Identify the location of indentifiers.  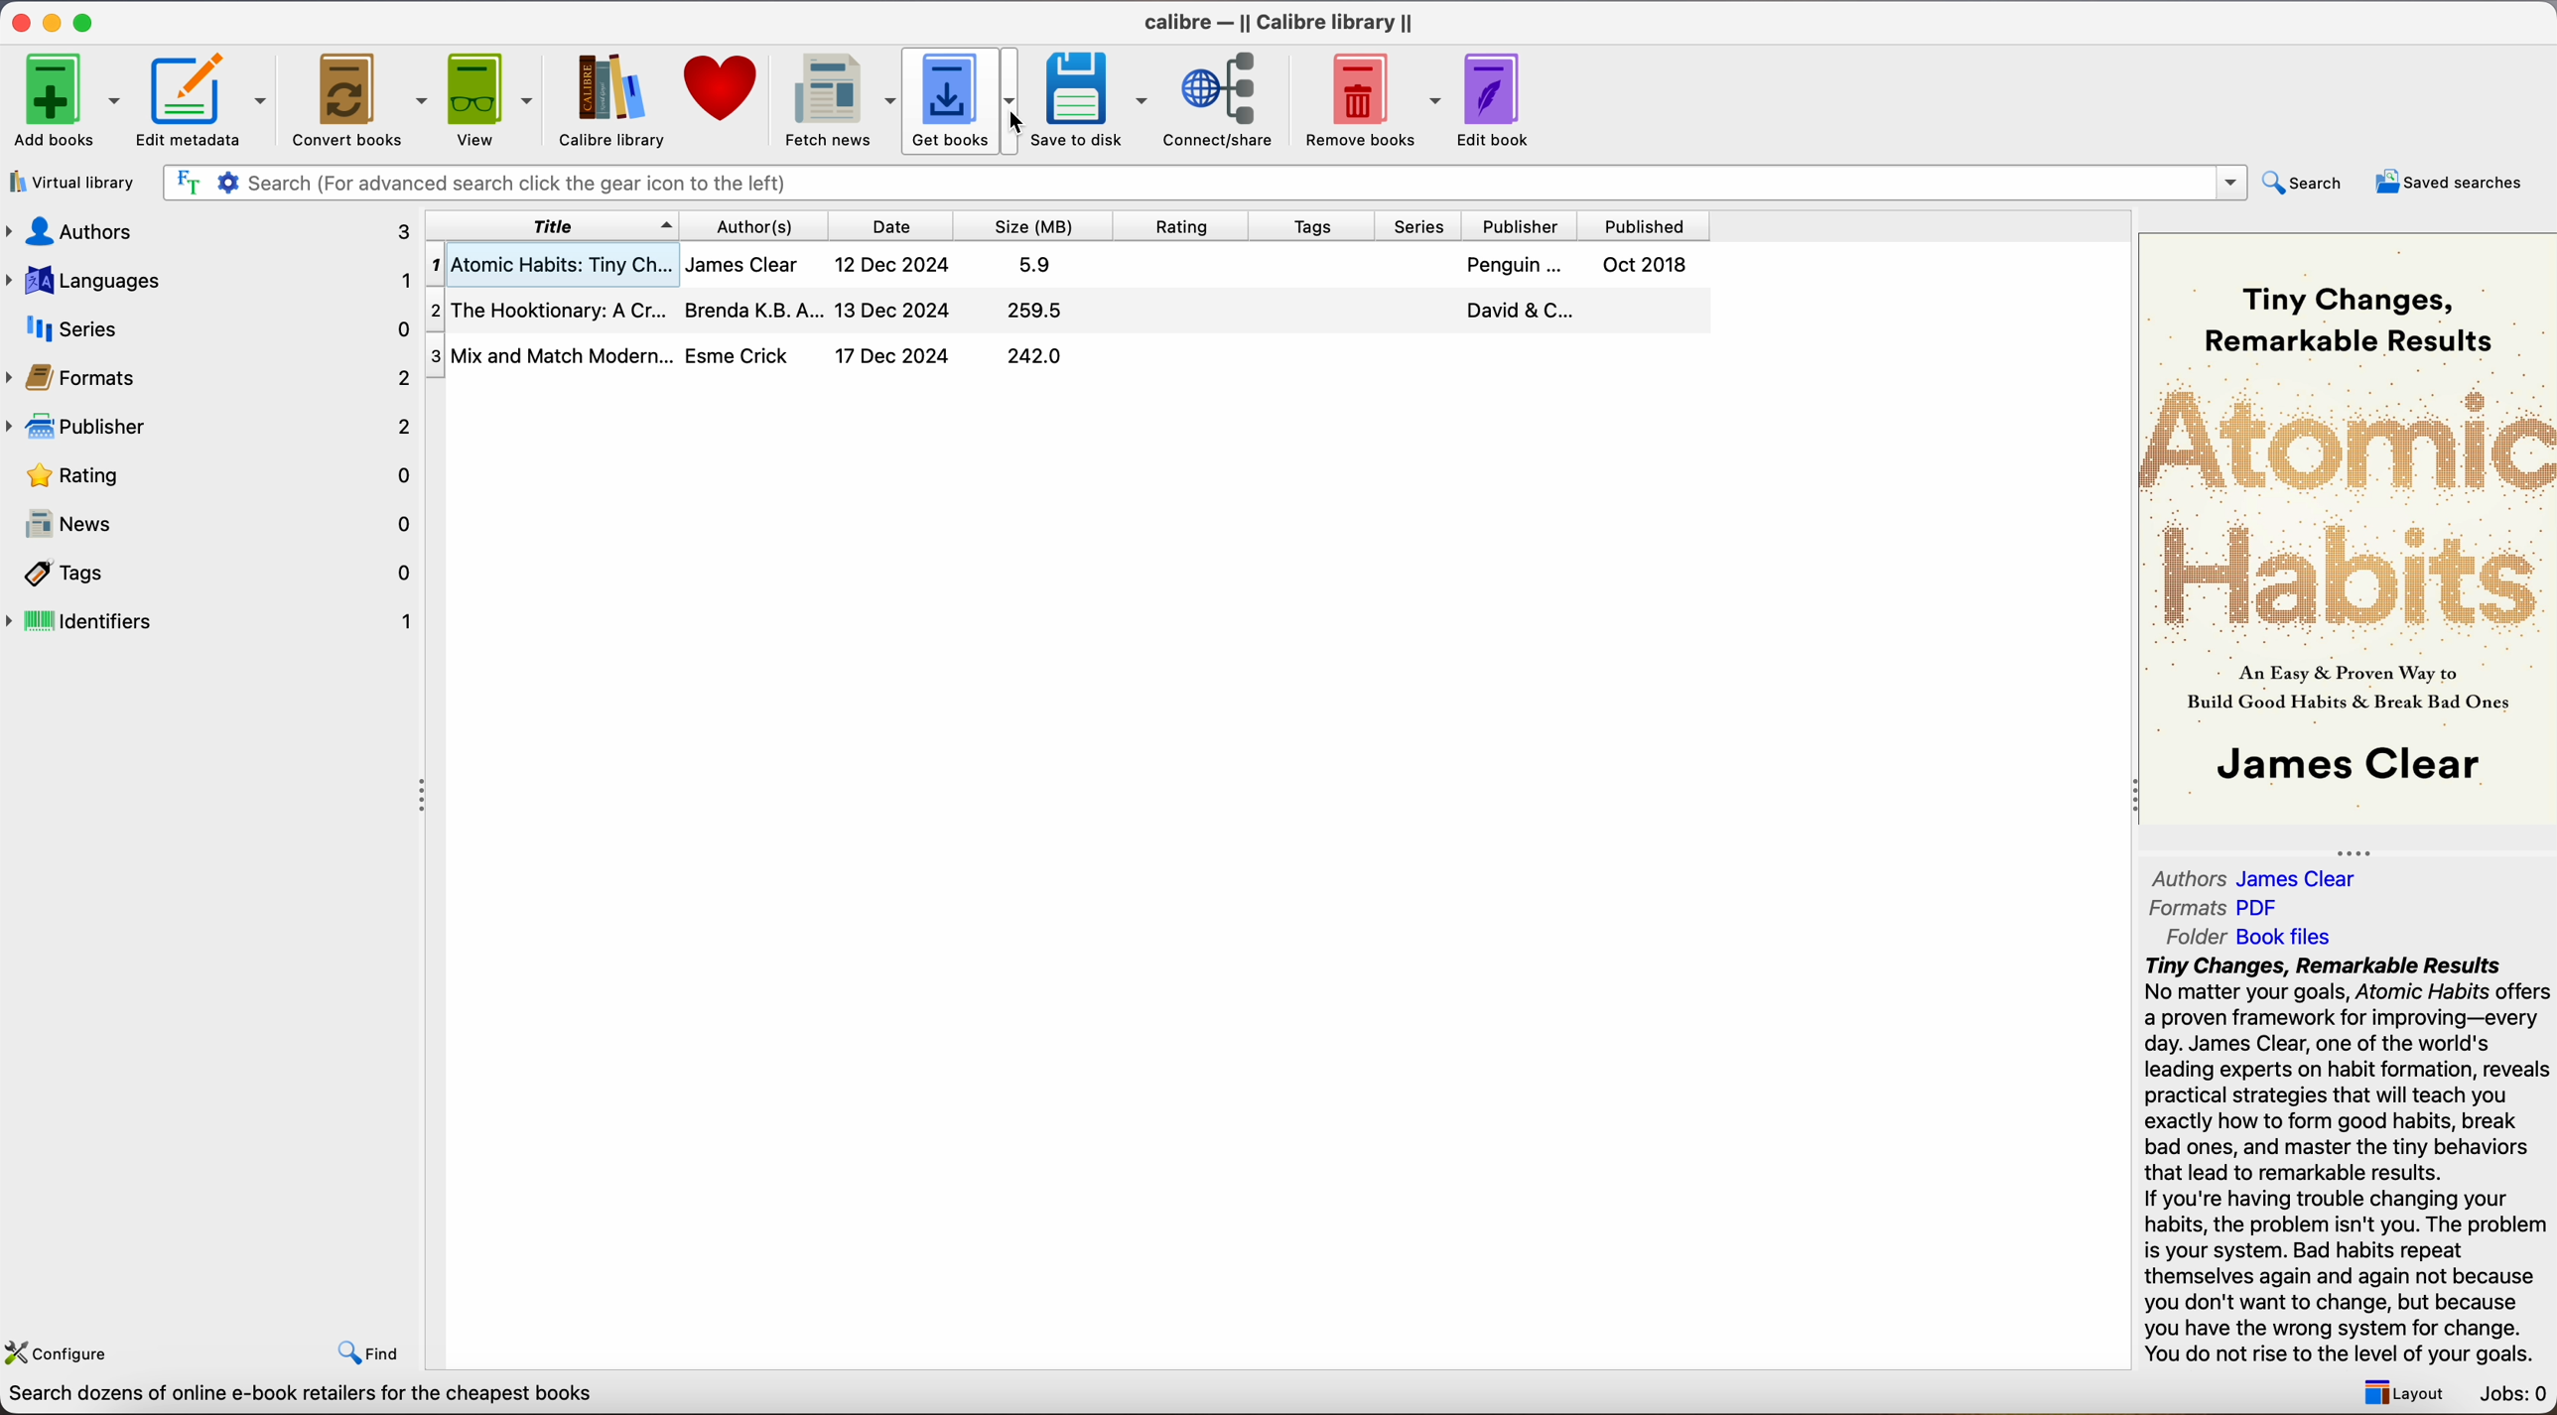
(214, 619).